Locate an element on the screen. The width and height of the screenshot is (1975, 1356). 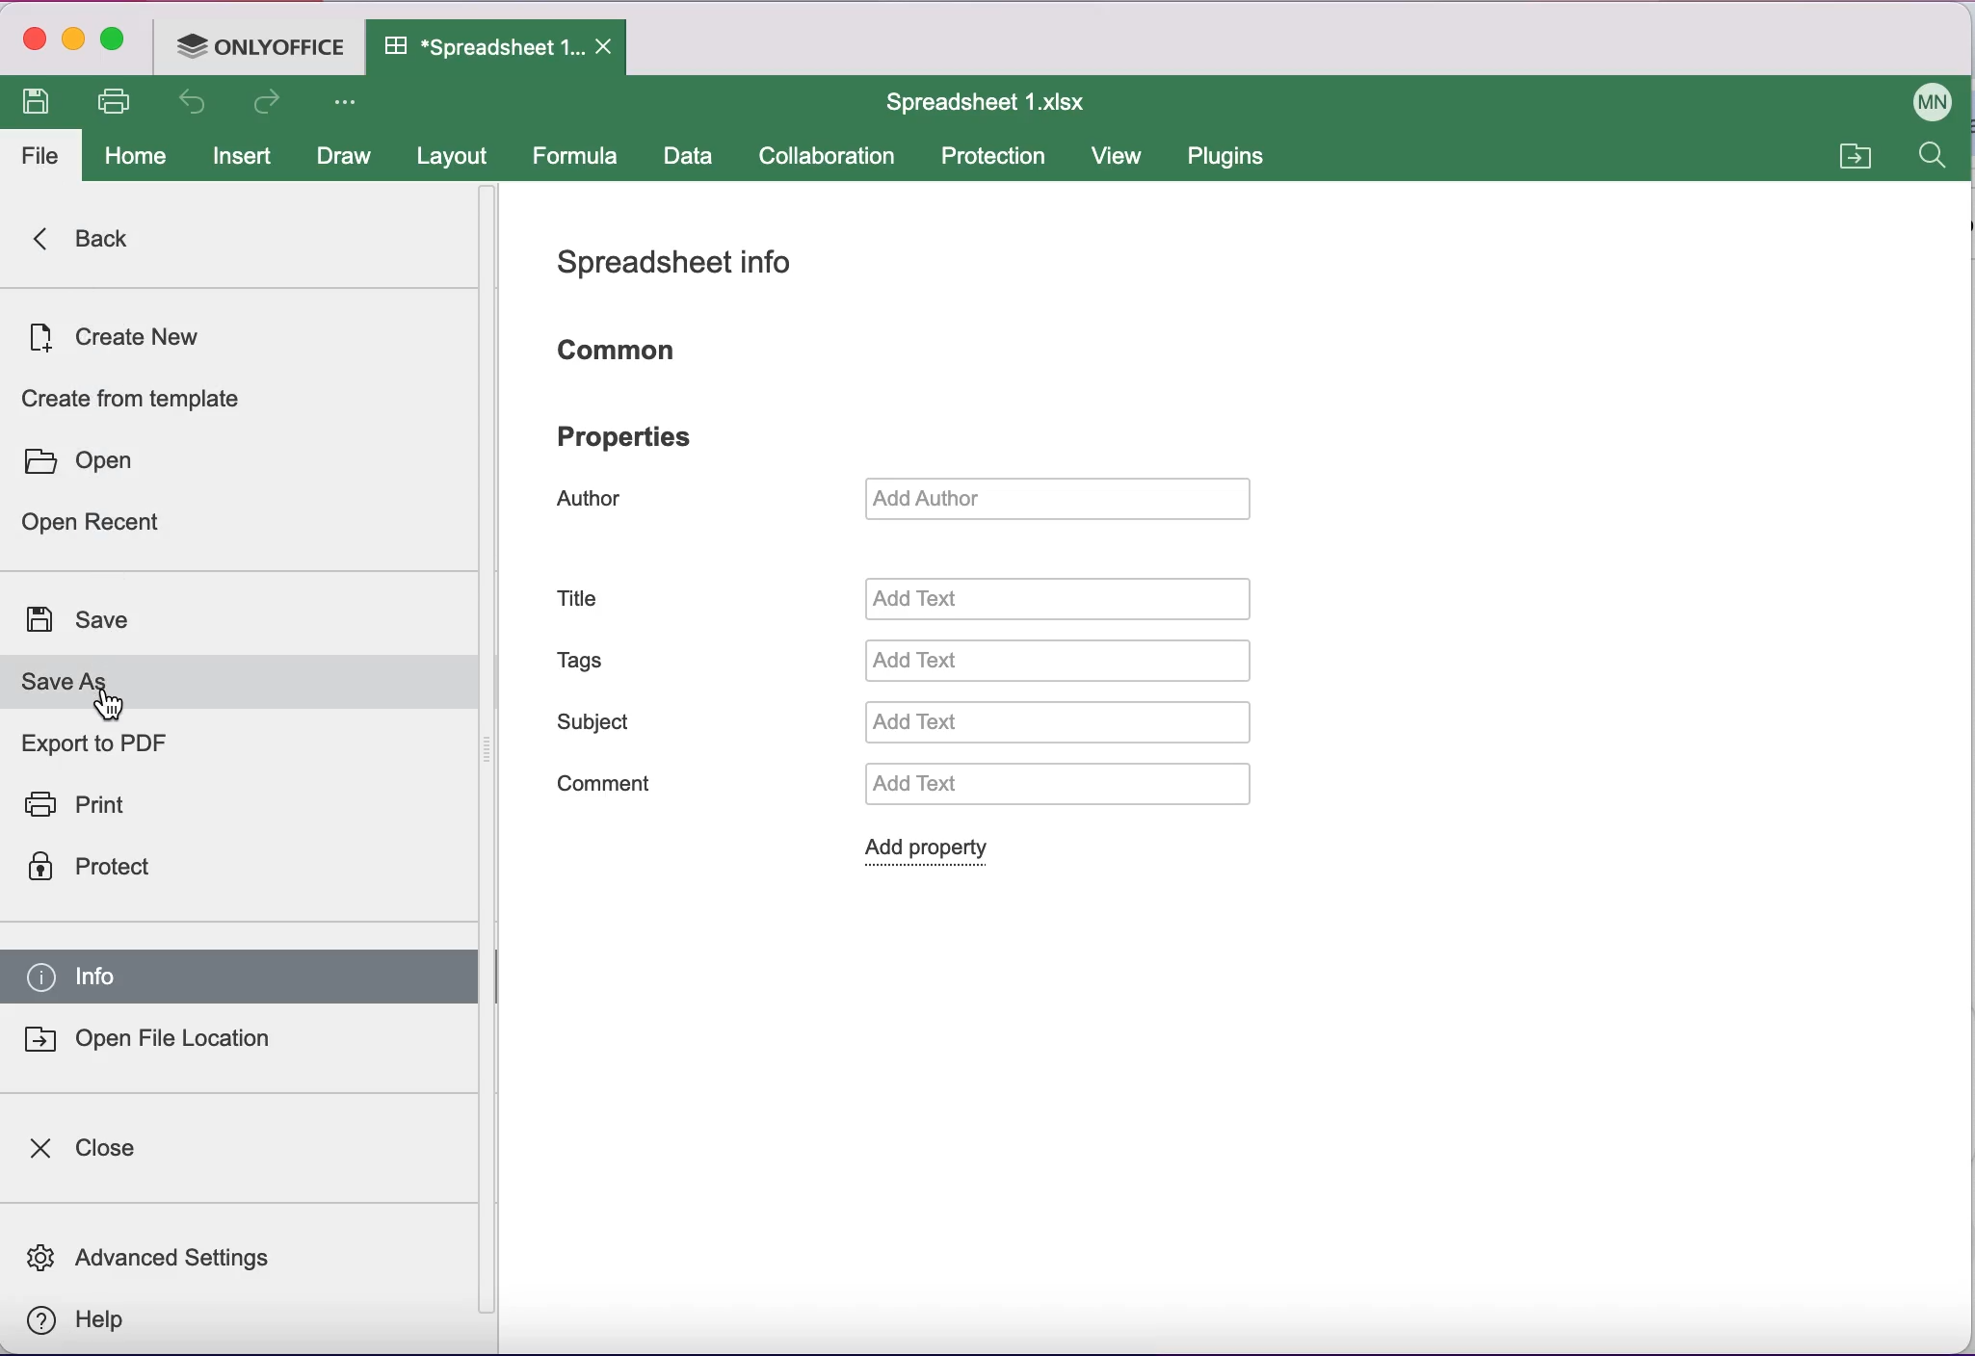
print is located at coordinates (109, 803).